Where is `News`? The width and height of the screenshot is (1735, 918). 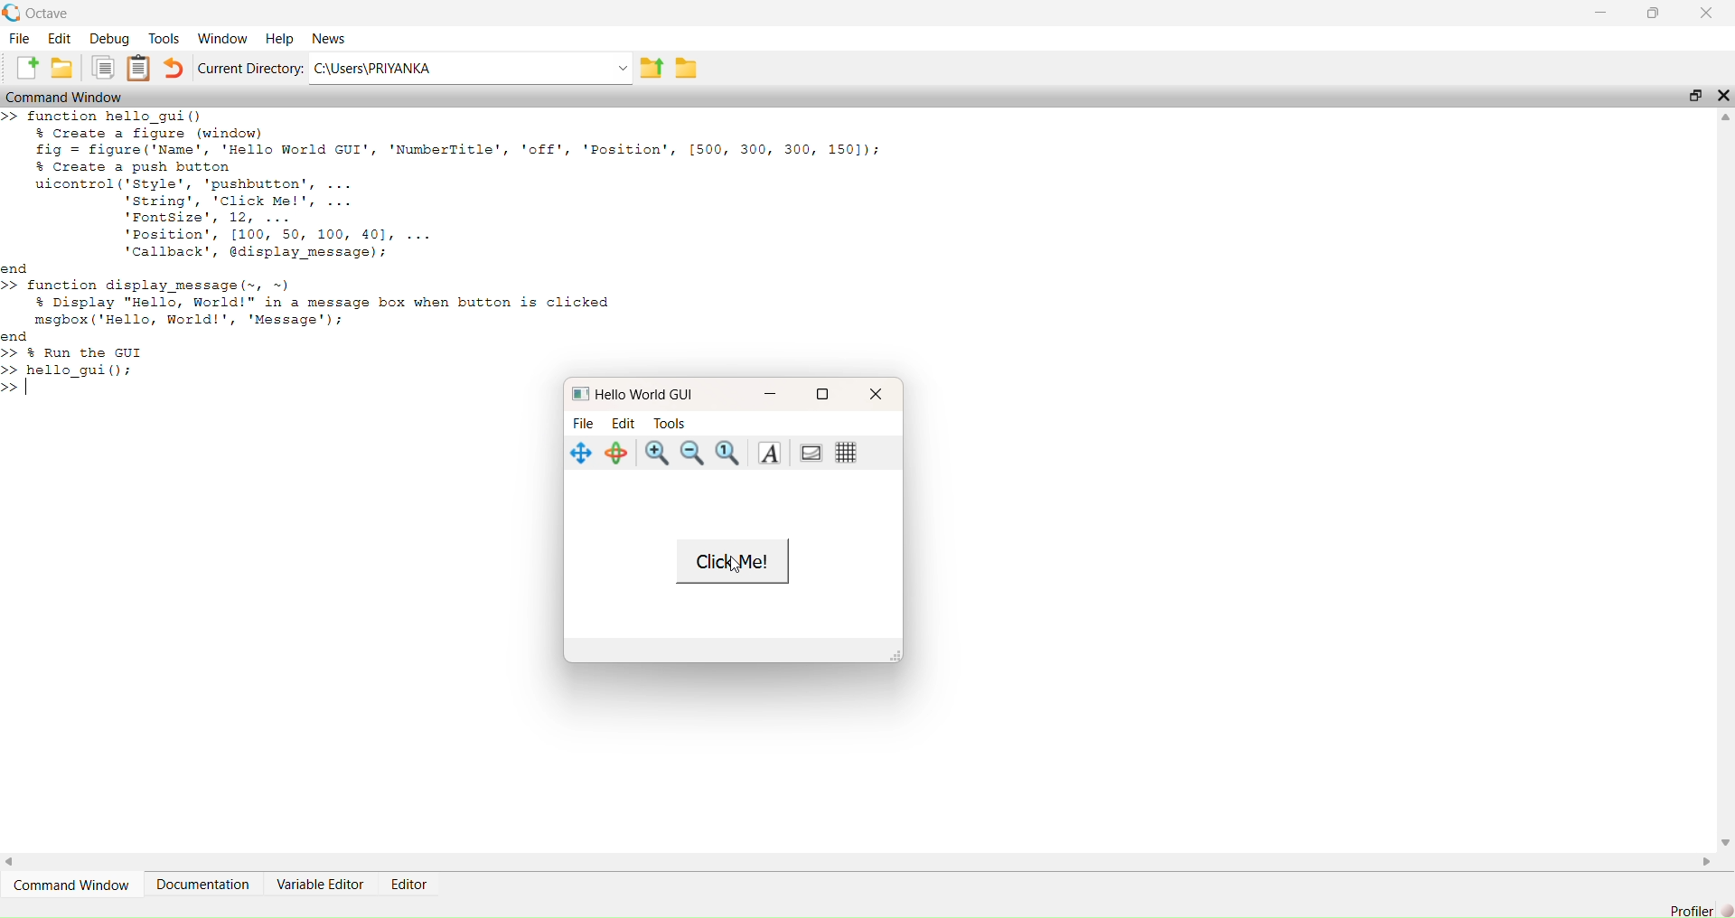
News is located at coordinates (328, 37).